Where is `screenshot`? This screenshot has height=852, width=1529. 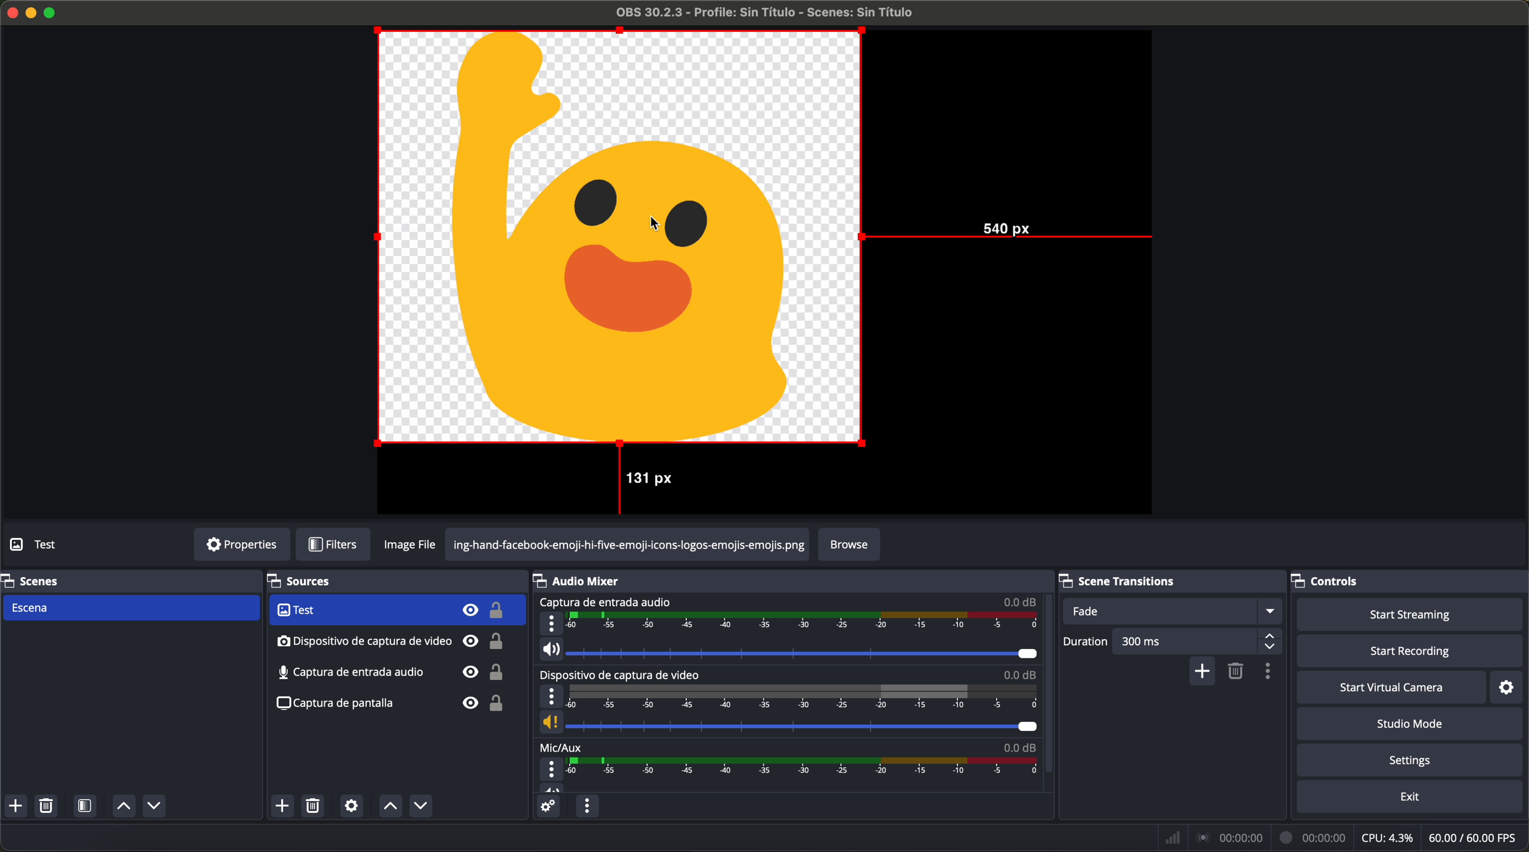 screenshot is located at coordinates (389, 708).